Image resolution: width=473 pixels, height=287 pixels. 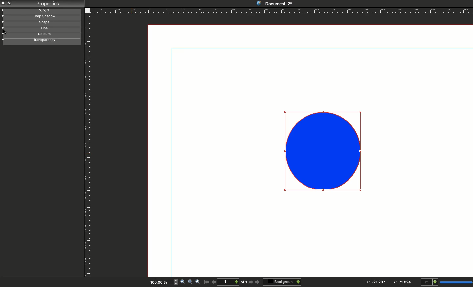 I want to click on of 1, so click(x=244, y=283).